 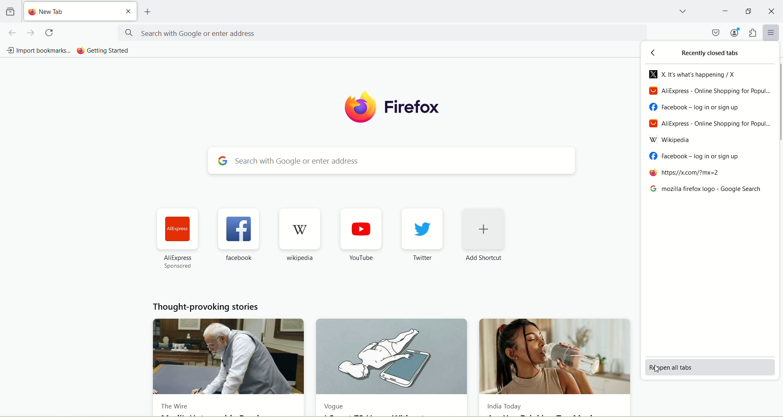 I want to click on The Wire news, so click(x=227, y=358).